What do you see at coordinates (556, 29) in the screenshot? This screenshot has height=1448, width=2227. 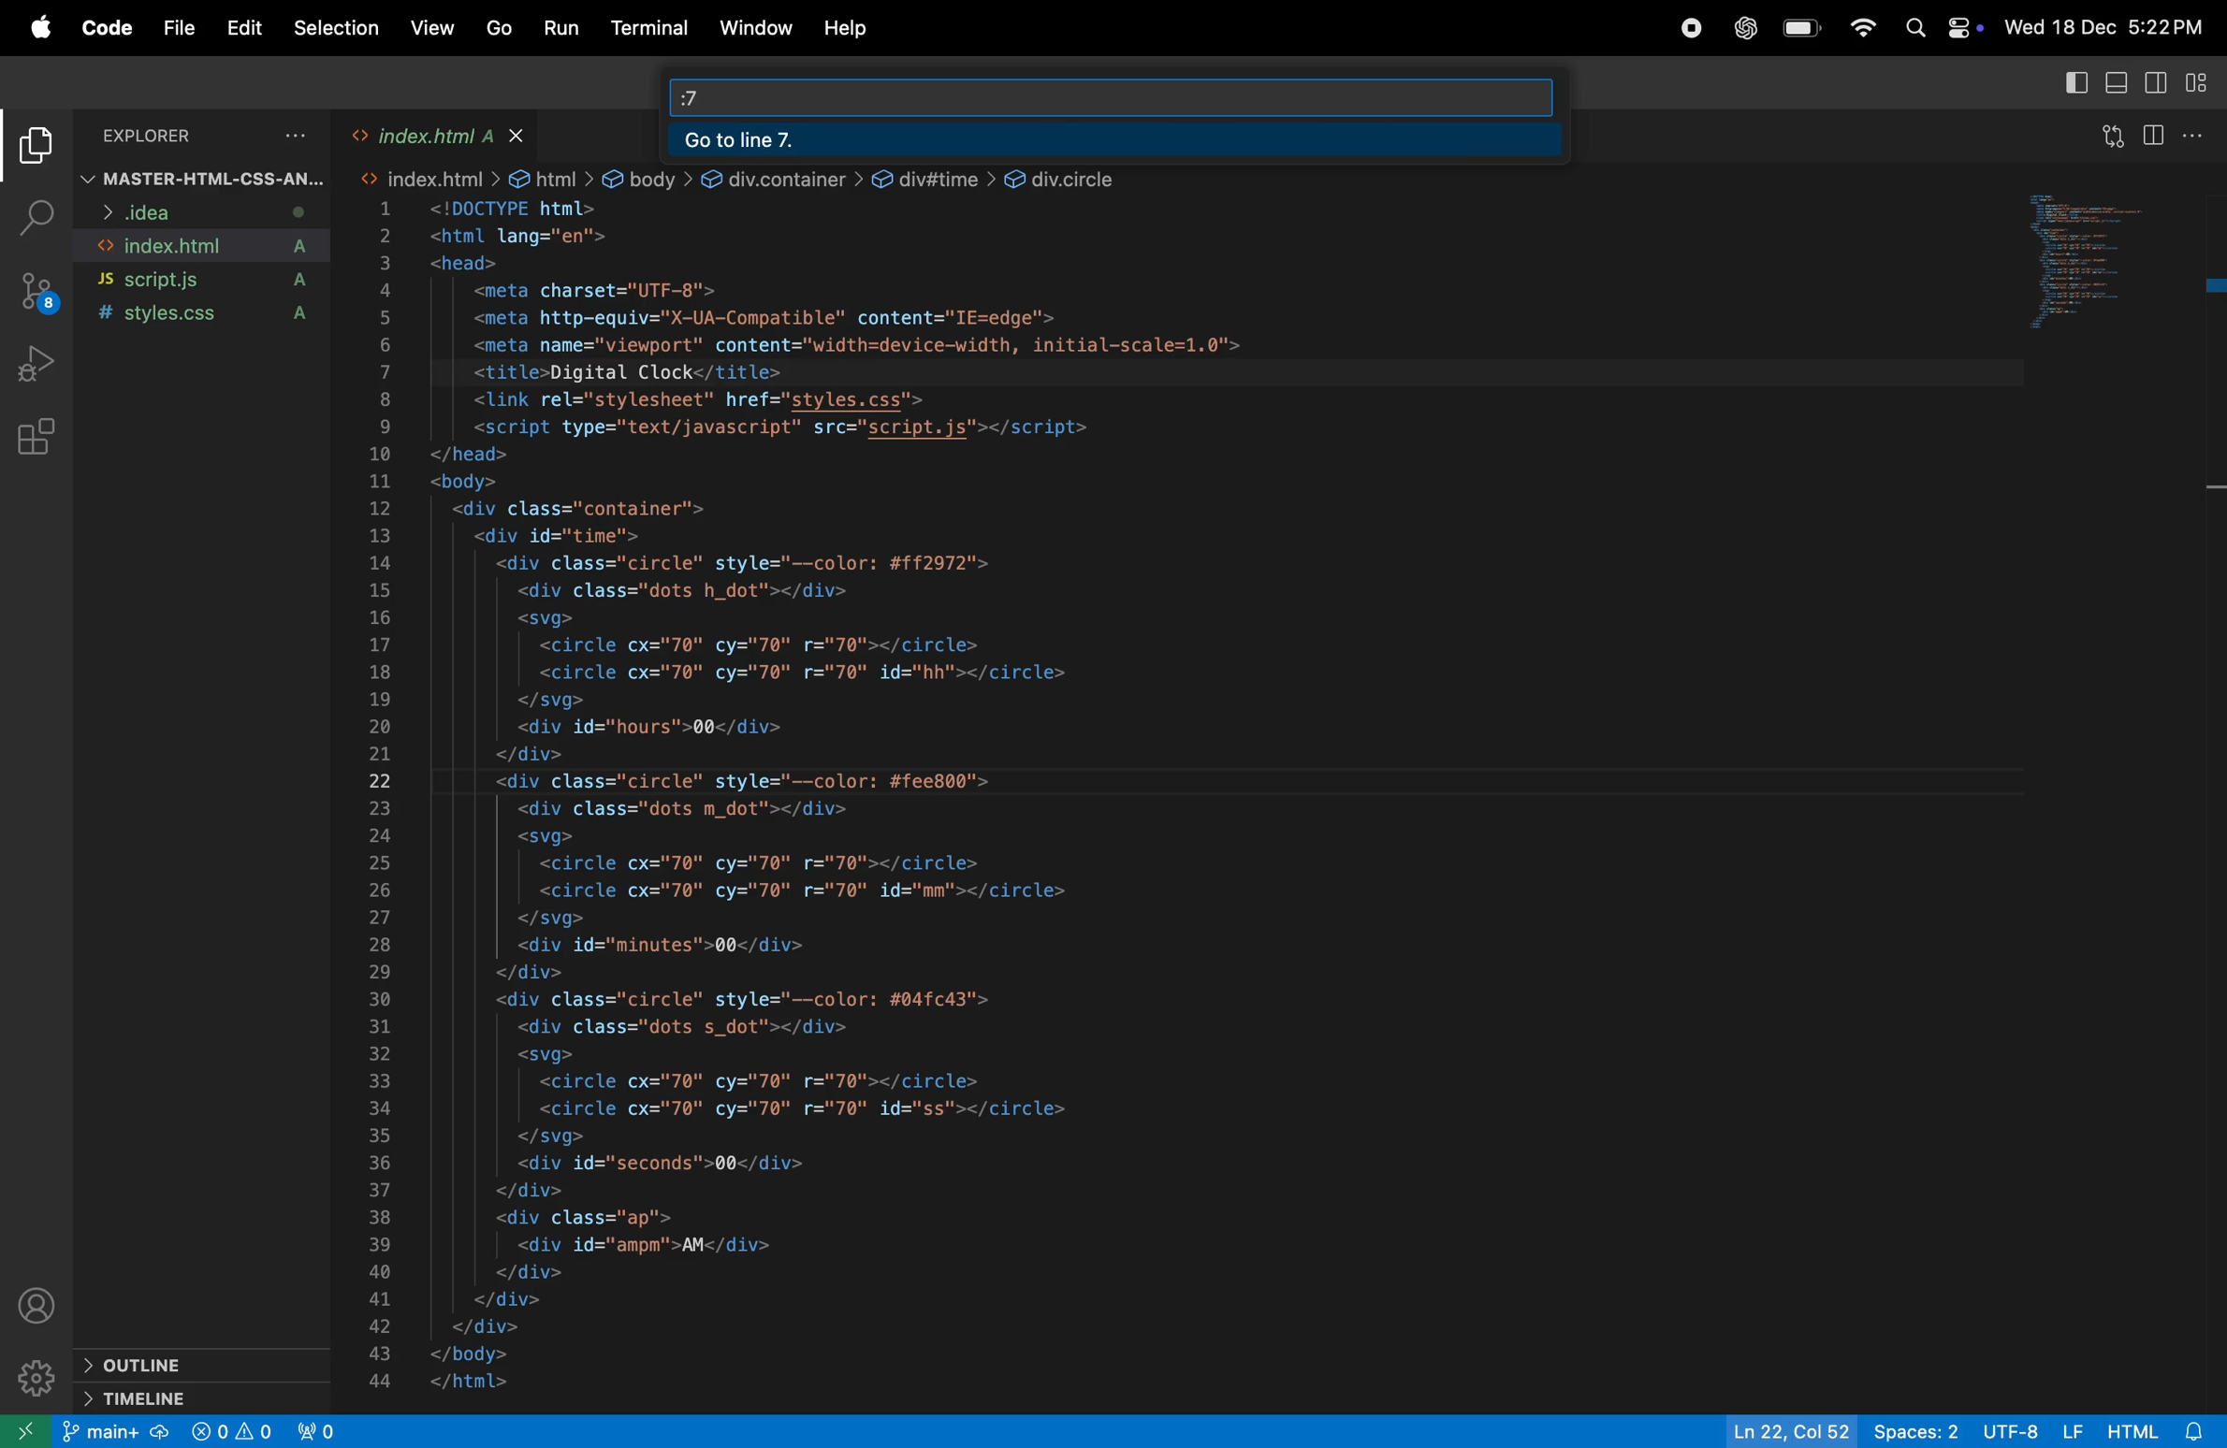 I see `run` at bounding box center [556, 29].